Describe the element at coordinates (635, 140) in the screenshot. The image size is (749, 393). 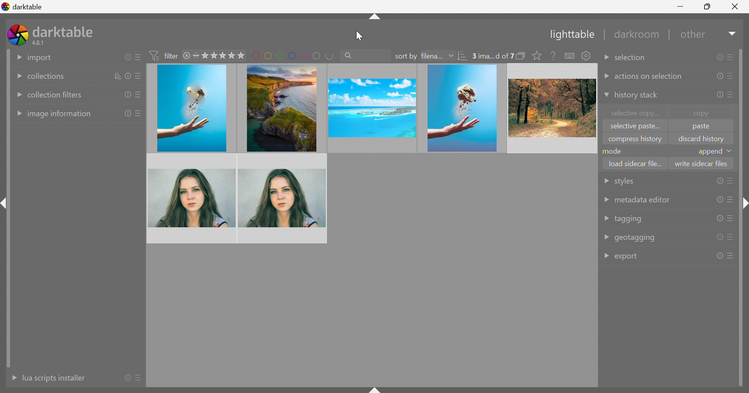
I see `compress history` at that location.